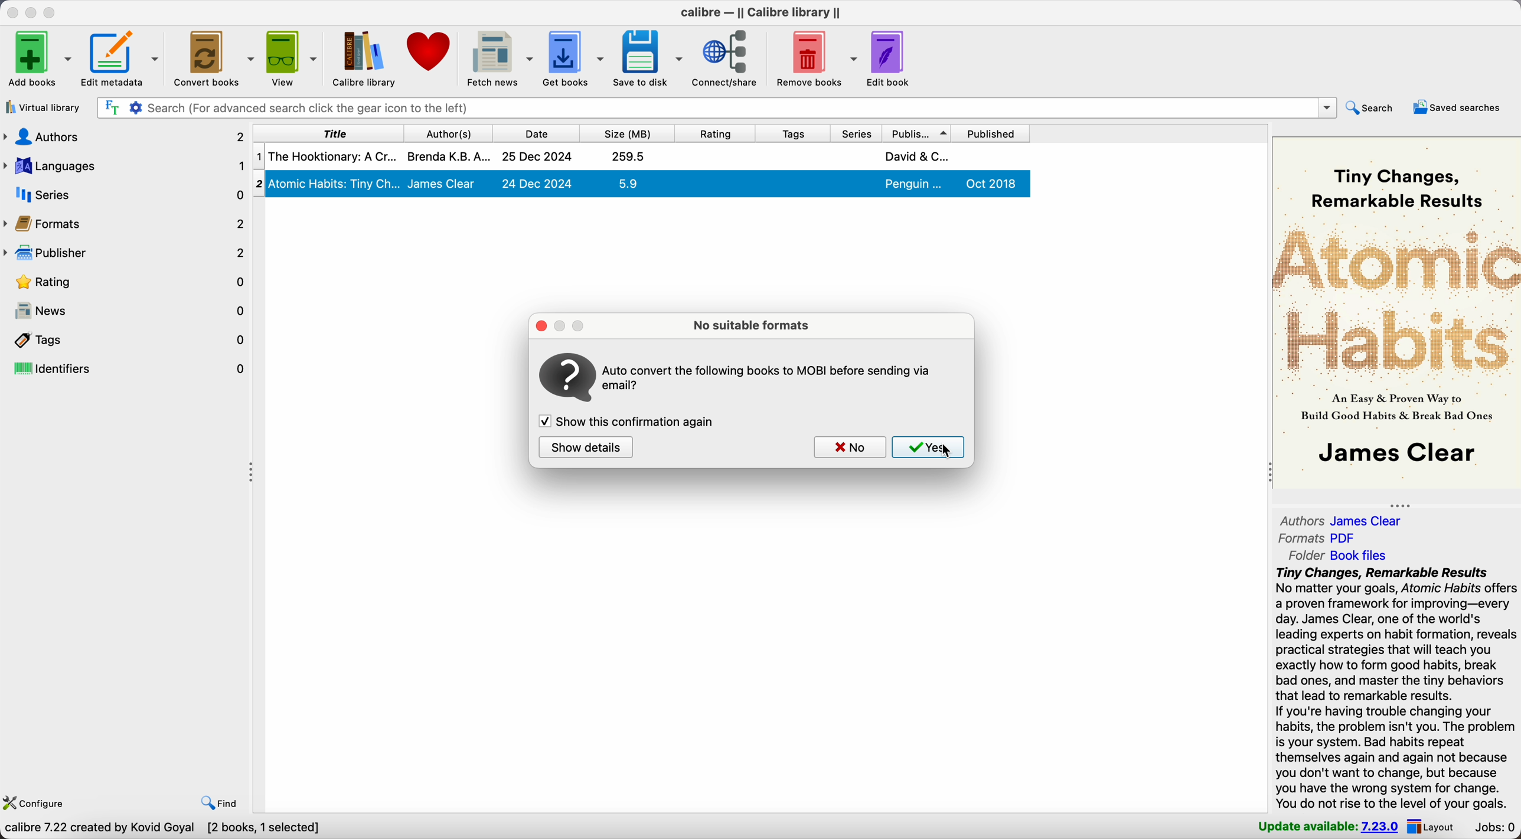  Describe the element at coordinates (126, 369) in the screenshot. I see `identifiers` at that location.